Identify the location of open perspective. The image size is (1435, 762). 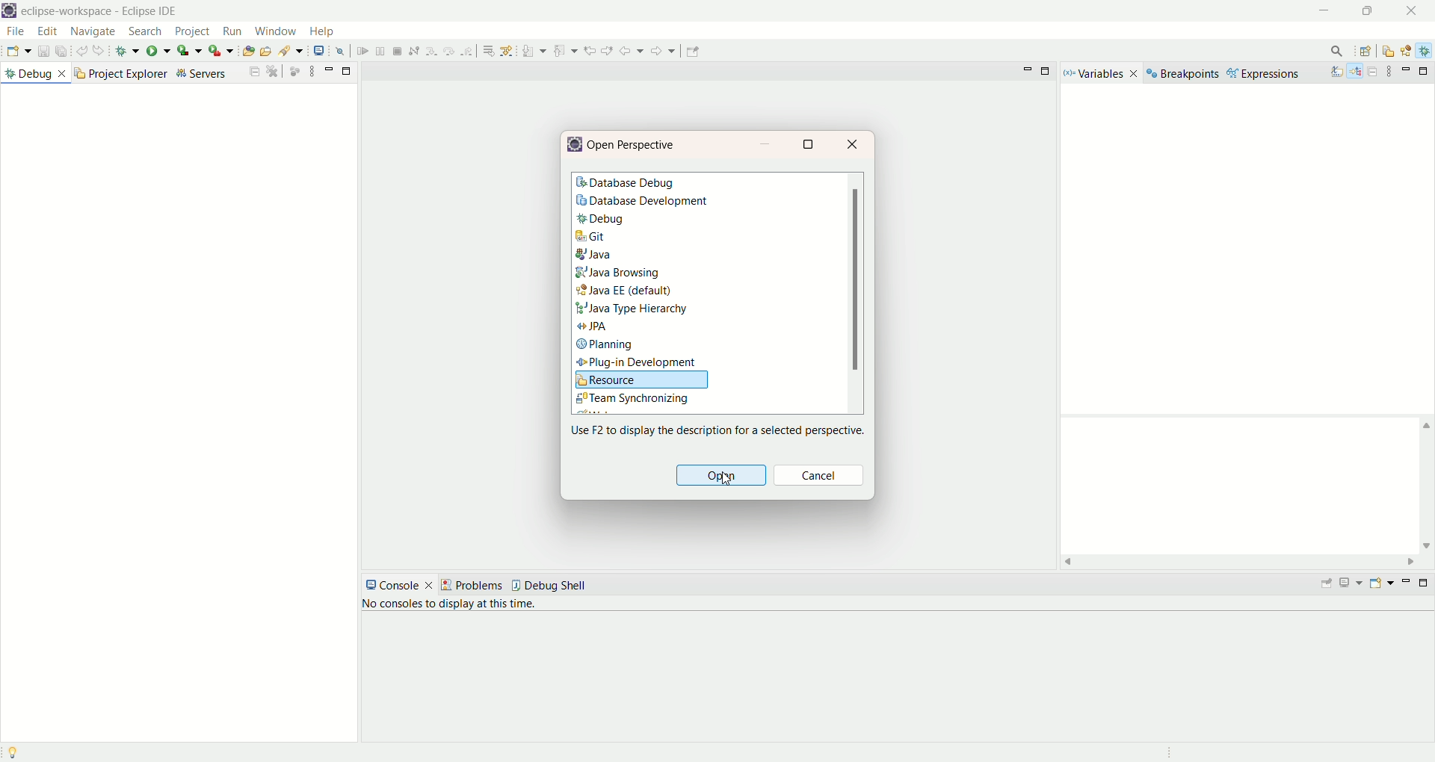
(1365, 51).